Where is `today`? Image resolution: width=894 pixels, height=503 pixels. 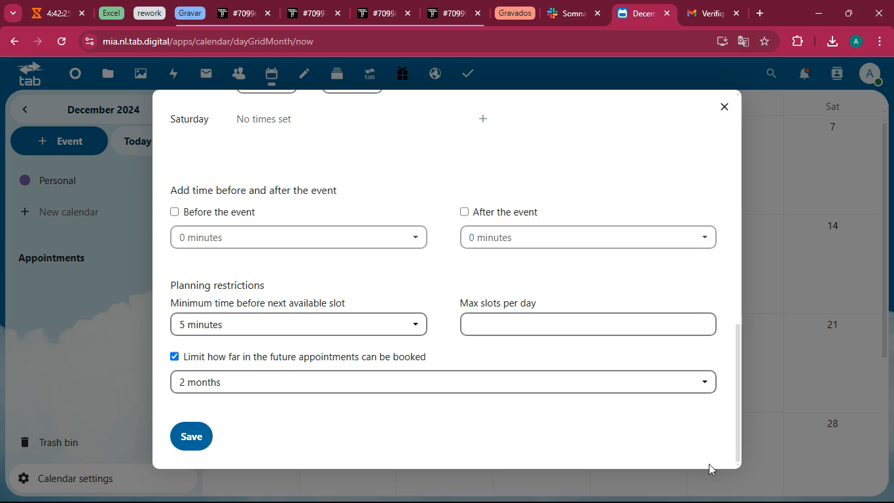
today is located at coordinates (135, 141).